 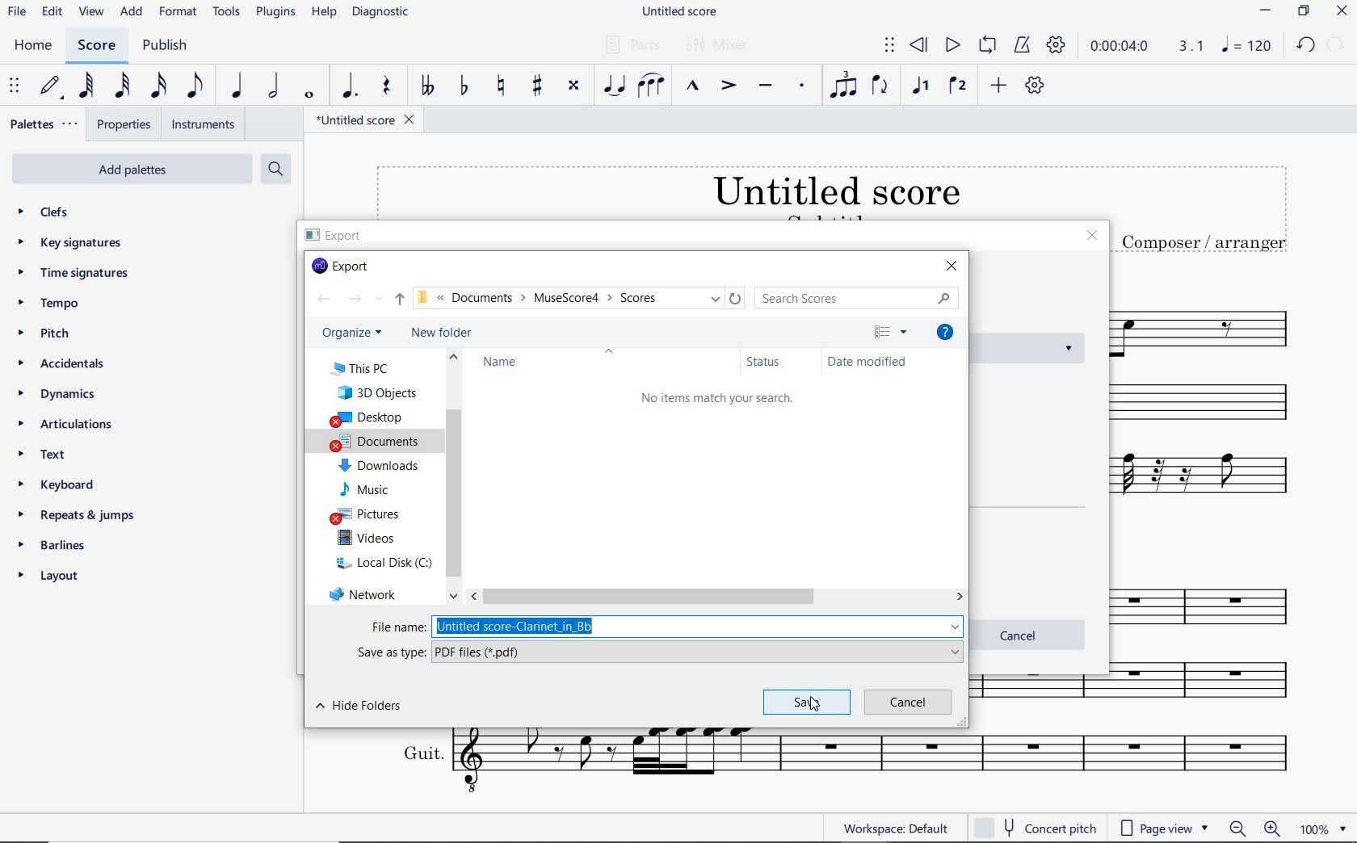 What do you see at coordinates (803, 88) in the screenshot?
I see `STACCATO` at bounding box center [803, 88].